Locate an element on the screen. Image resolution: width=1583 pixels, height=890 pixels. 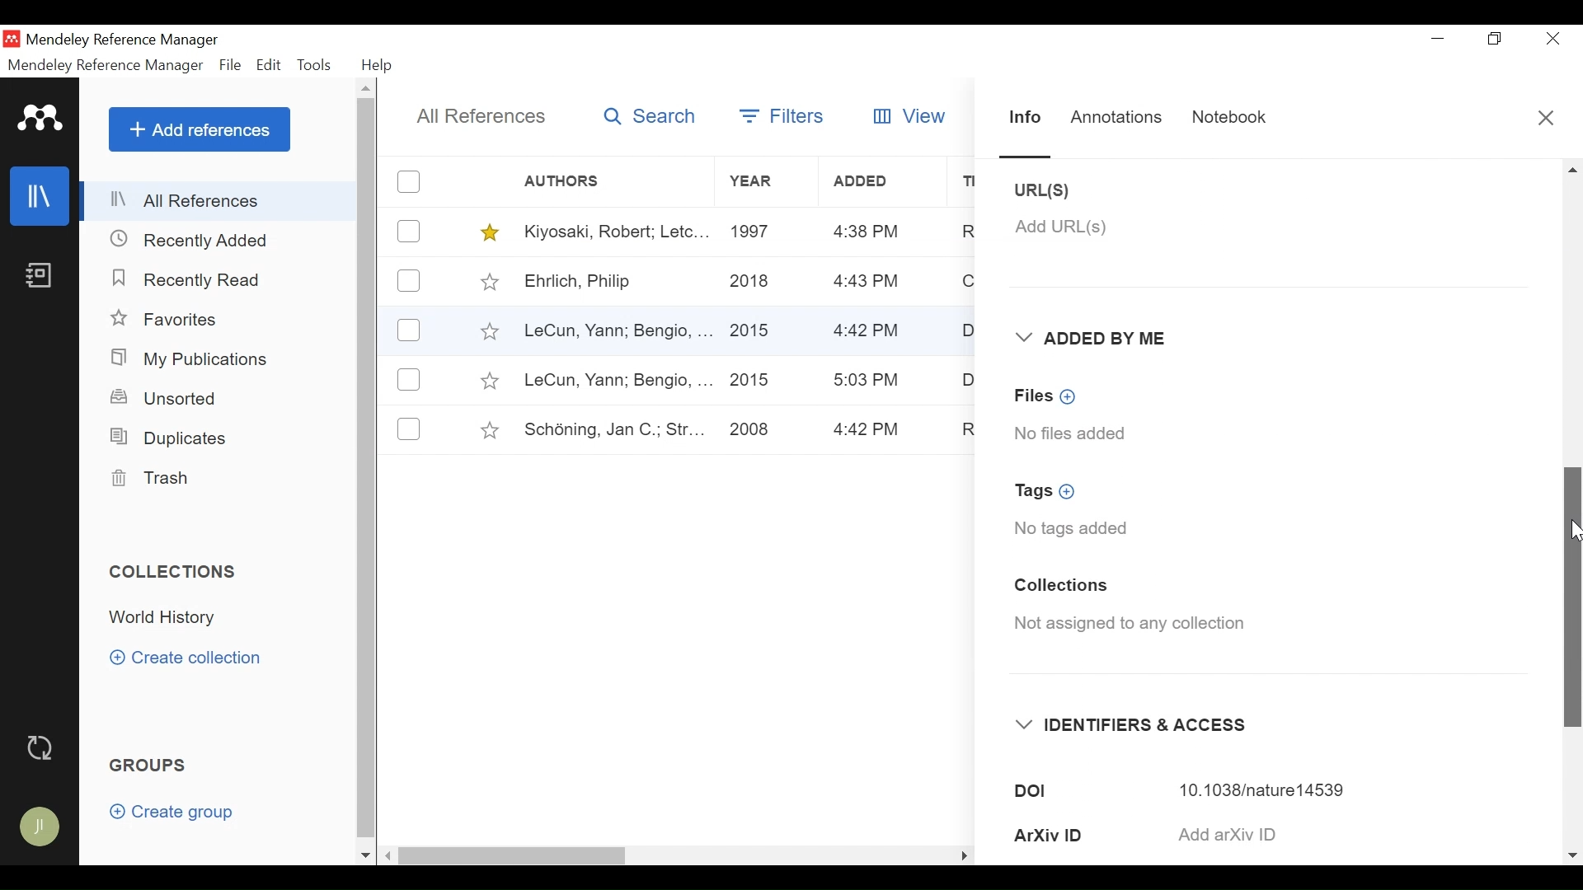
Toggle Favorites is located at coordinates (488, 330).